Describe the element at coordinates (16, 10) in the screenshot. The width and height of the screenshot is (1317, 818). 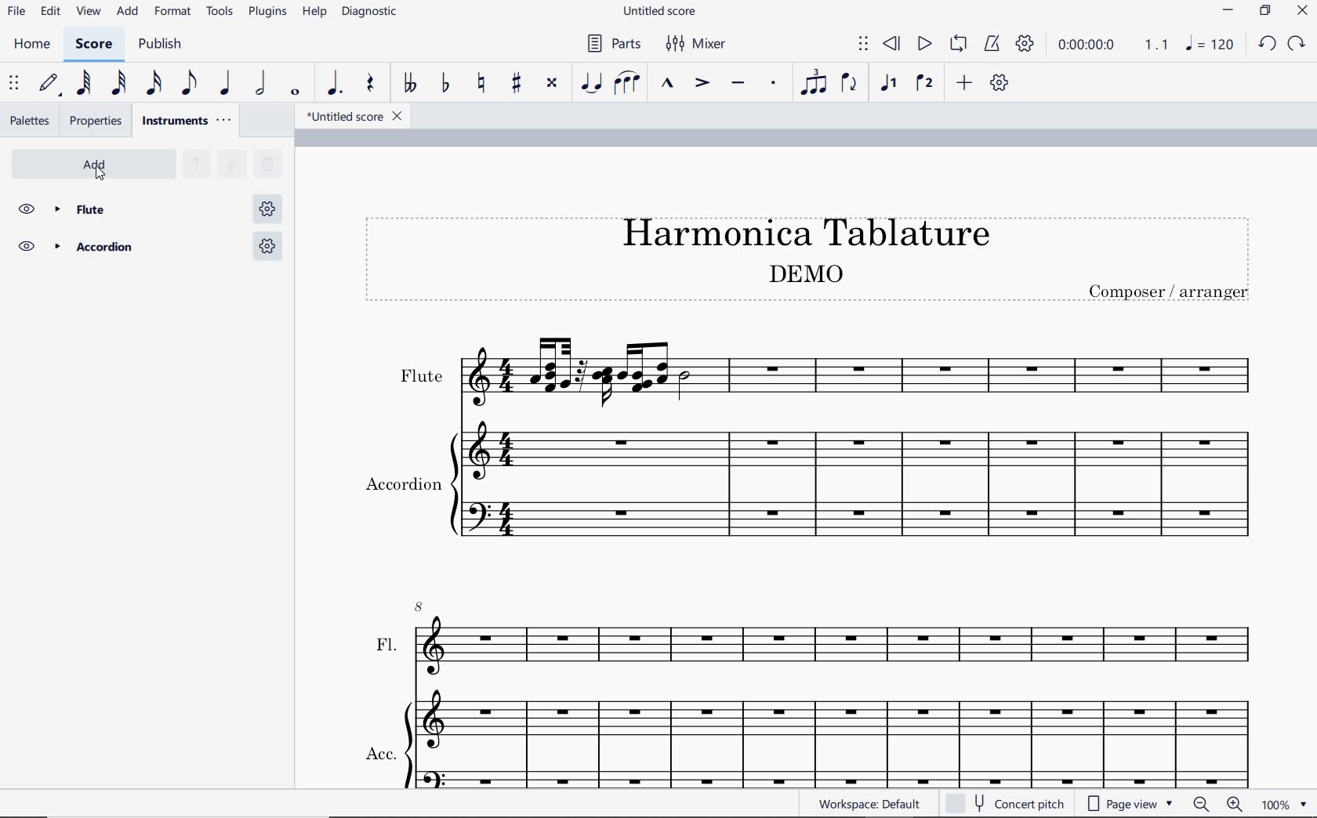
I see `FILE` at that location.